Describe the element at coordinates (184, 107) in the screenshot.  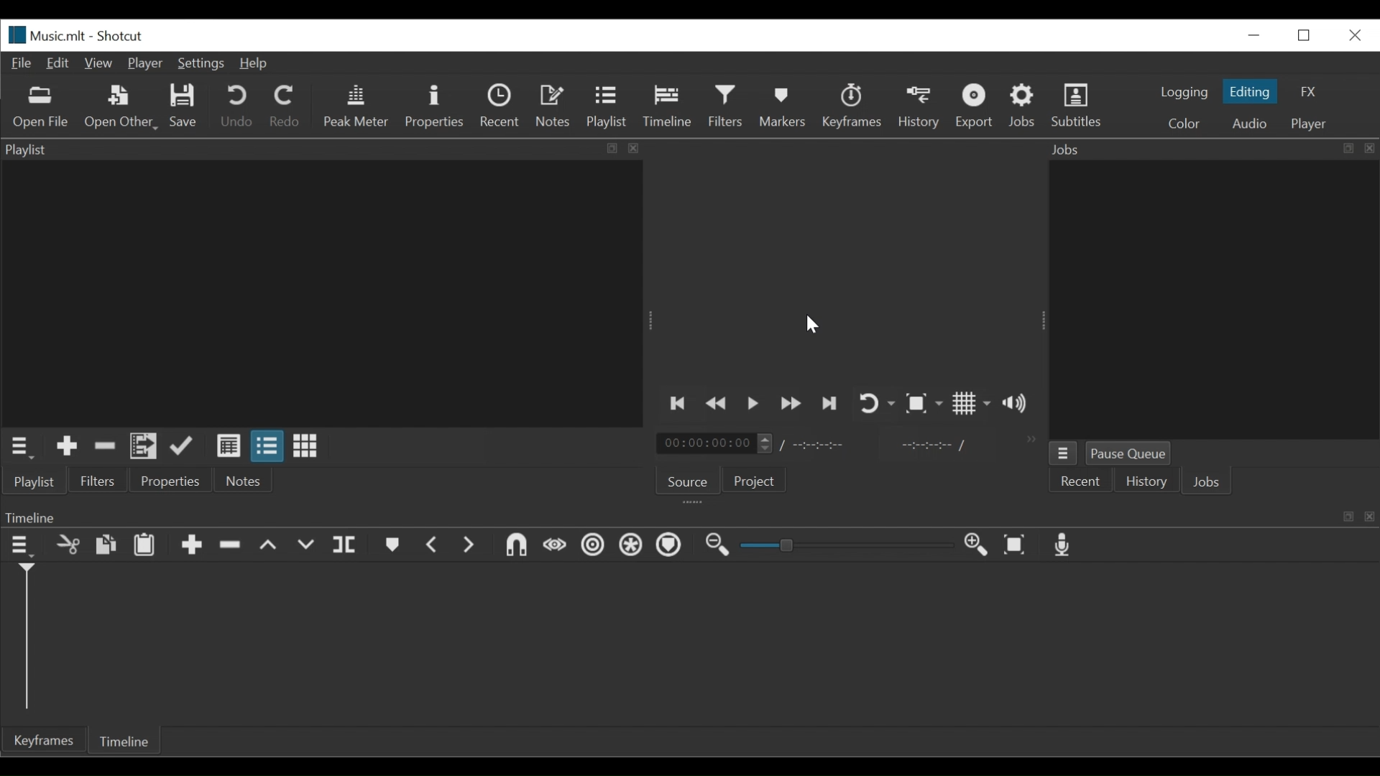
I see `Save` at that location.